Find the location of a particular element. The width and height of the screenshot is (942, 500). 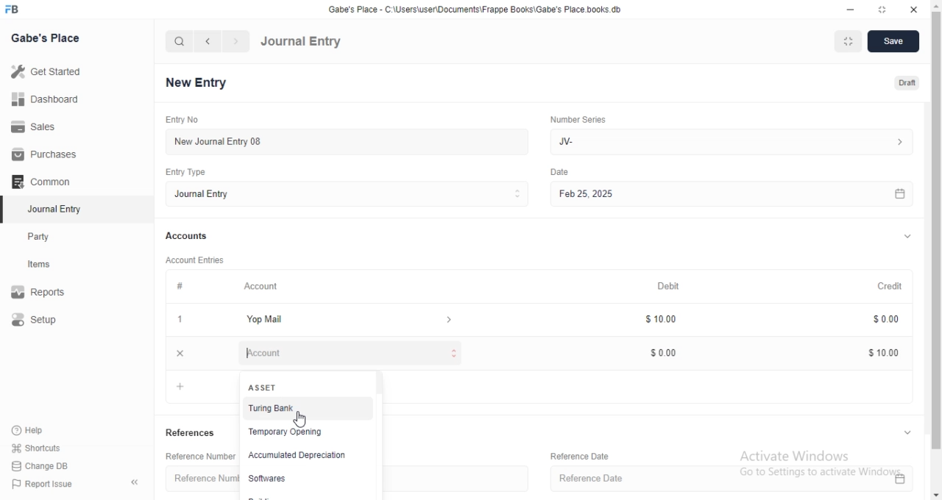

Account is located at coordinates (352, 354).